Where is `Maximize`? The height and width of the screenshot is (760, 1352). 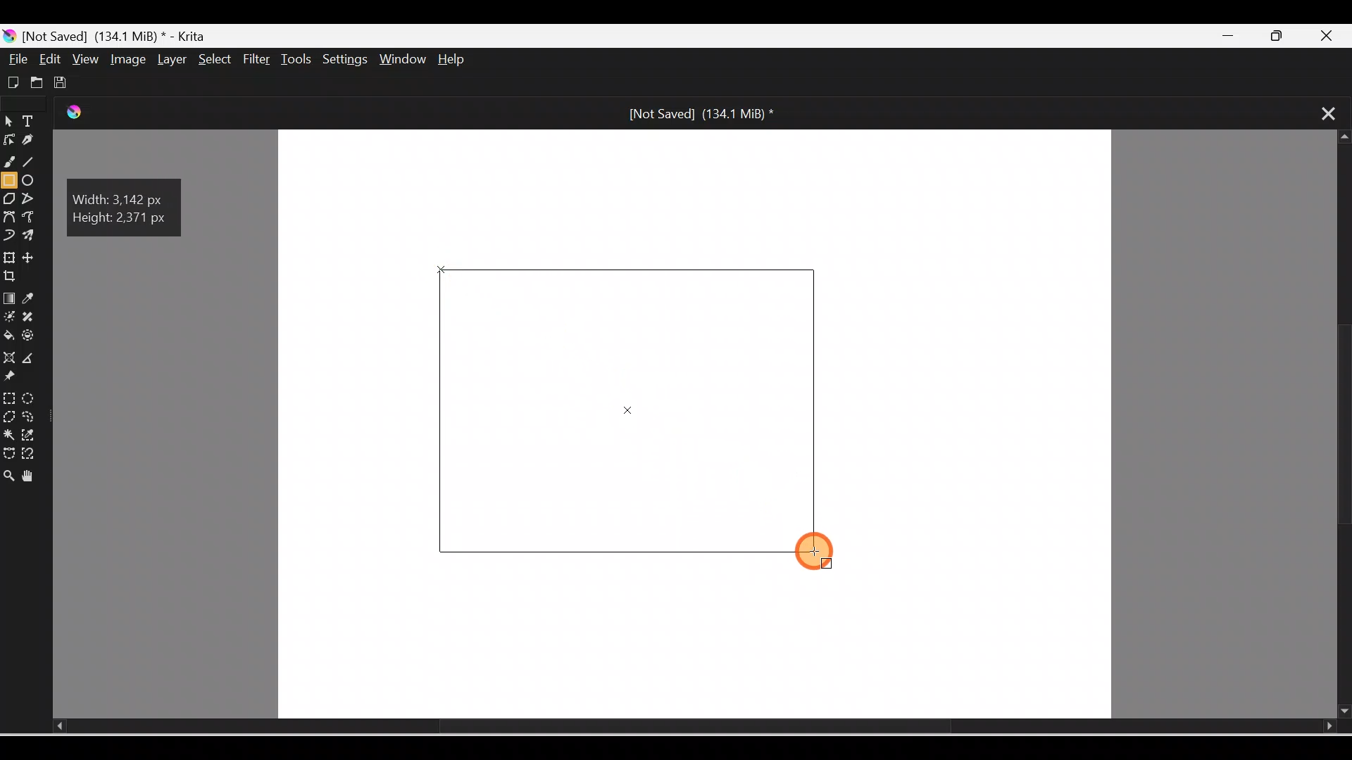 Maximize is located at coordinates (1285, 37).